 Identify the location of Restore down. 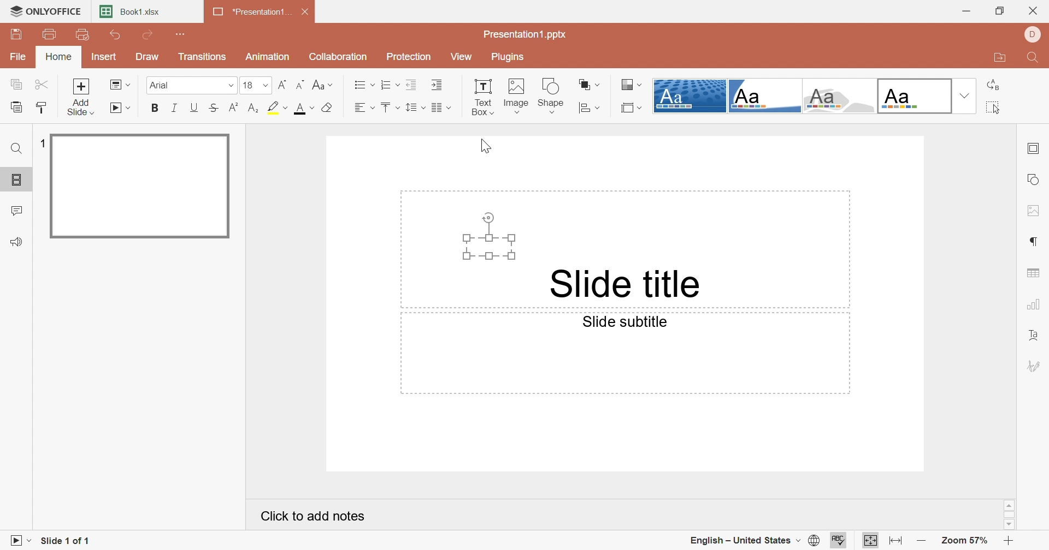
(1000, 9).